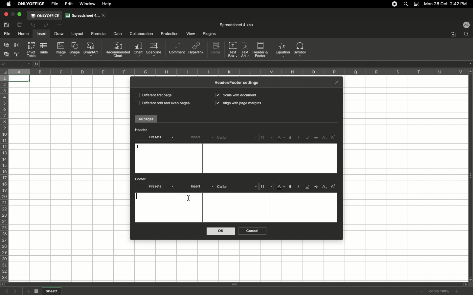 The width and height of the screenshot is (473, 295). I want to click on Comment, so click(177, 49).